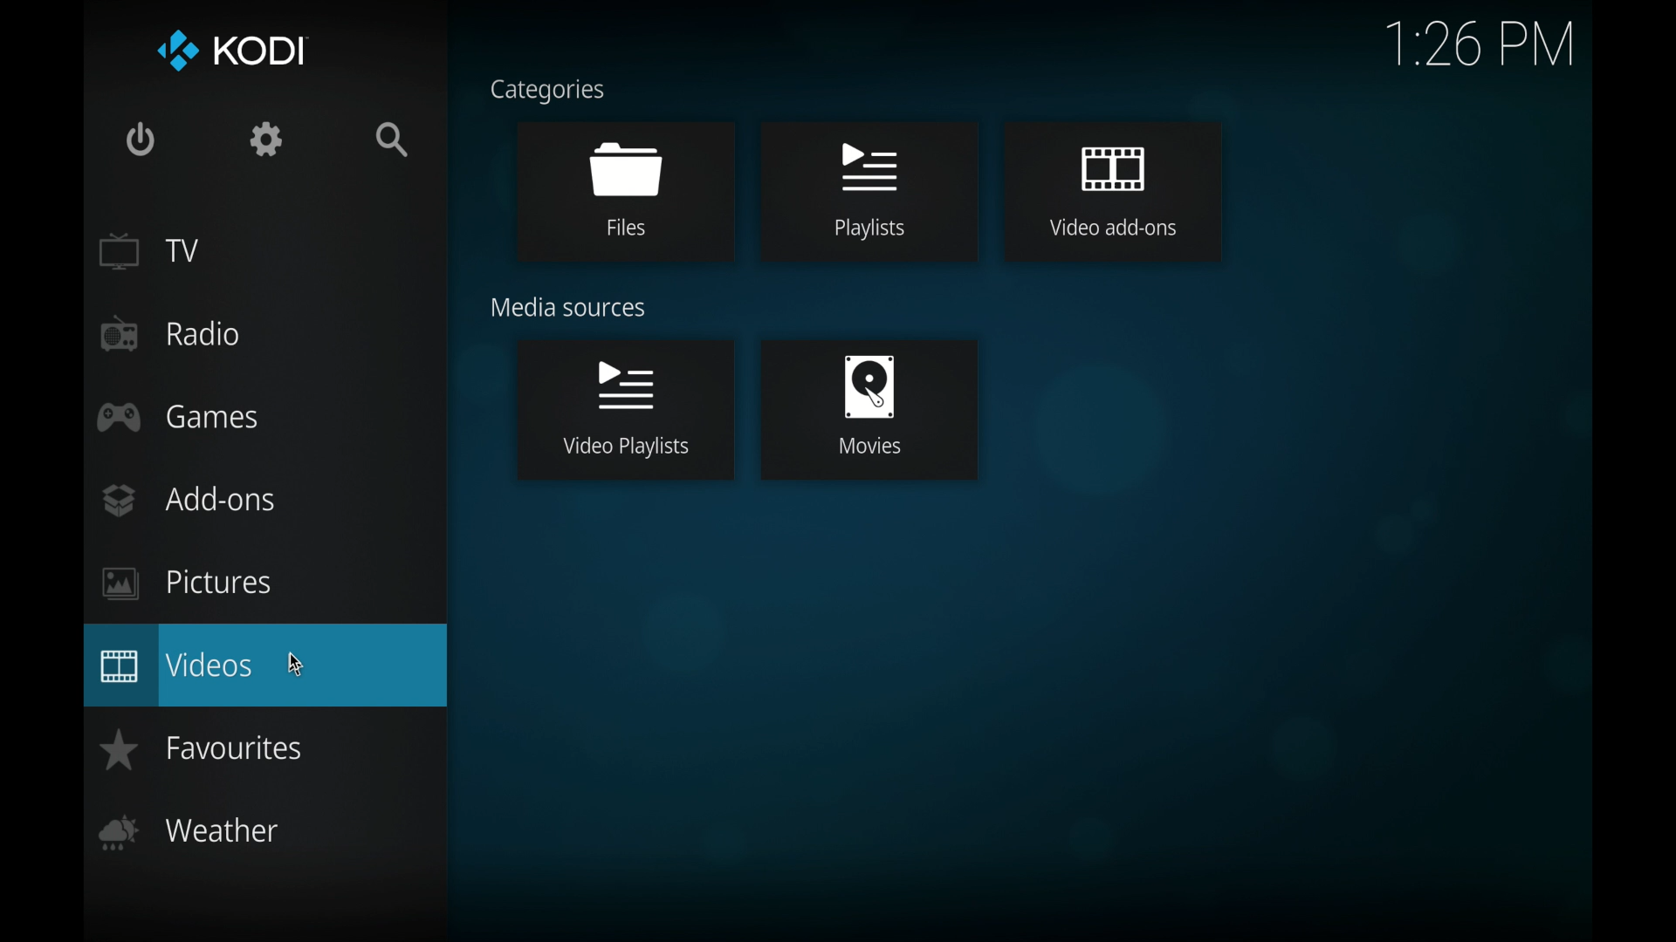 Image resolution: width=1676 pixels, height=942 pixels. I want to click on movies, so click(869, 412).